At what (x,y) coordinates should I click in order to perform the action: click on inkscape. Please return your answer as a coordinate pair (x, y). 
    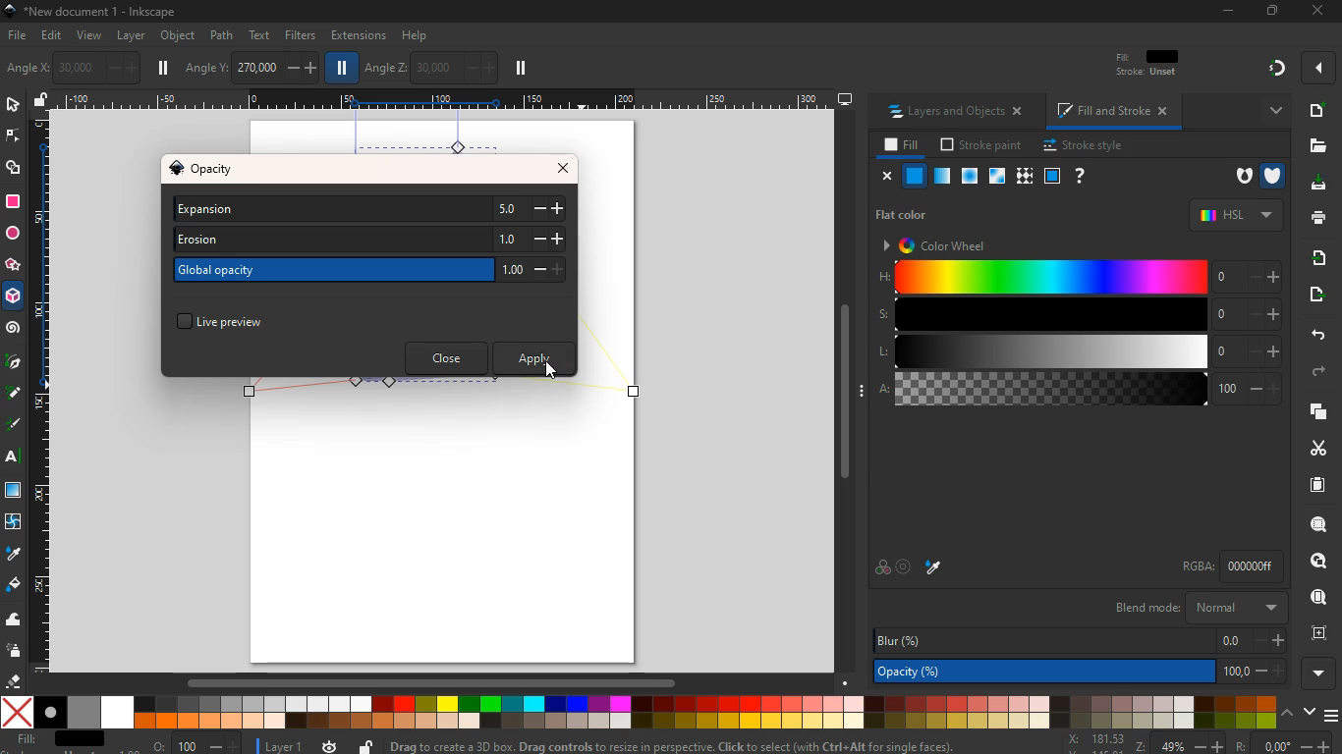
    Looking at the image, I should click on (106, 12).